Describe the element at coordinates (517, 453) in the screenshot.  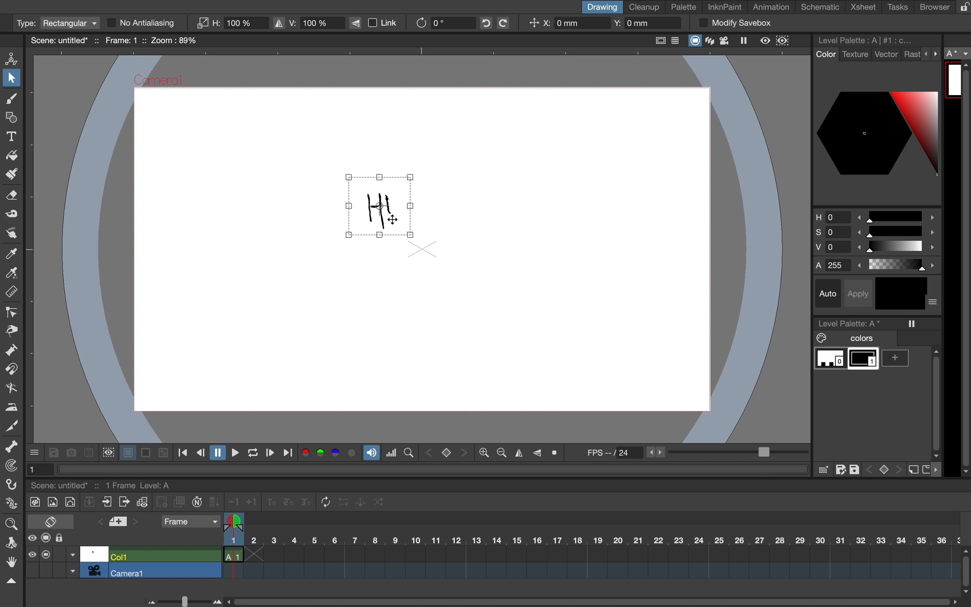
I see `flip horizontally` at that location.